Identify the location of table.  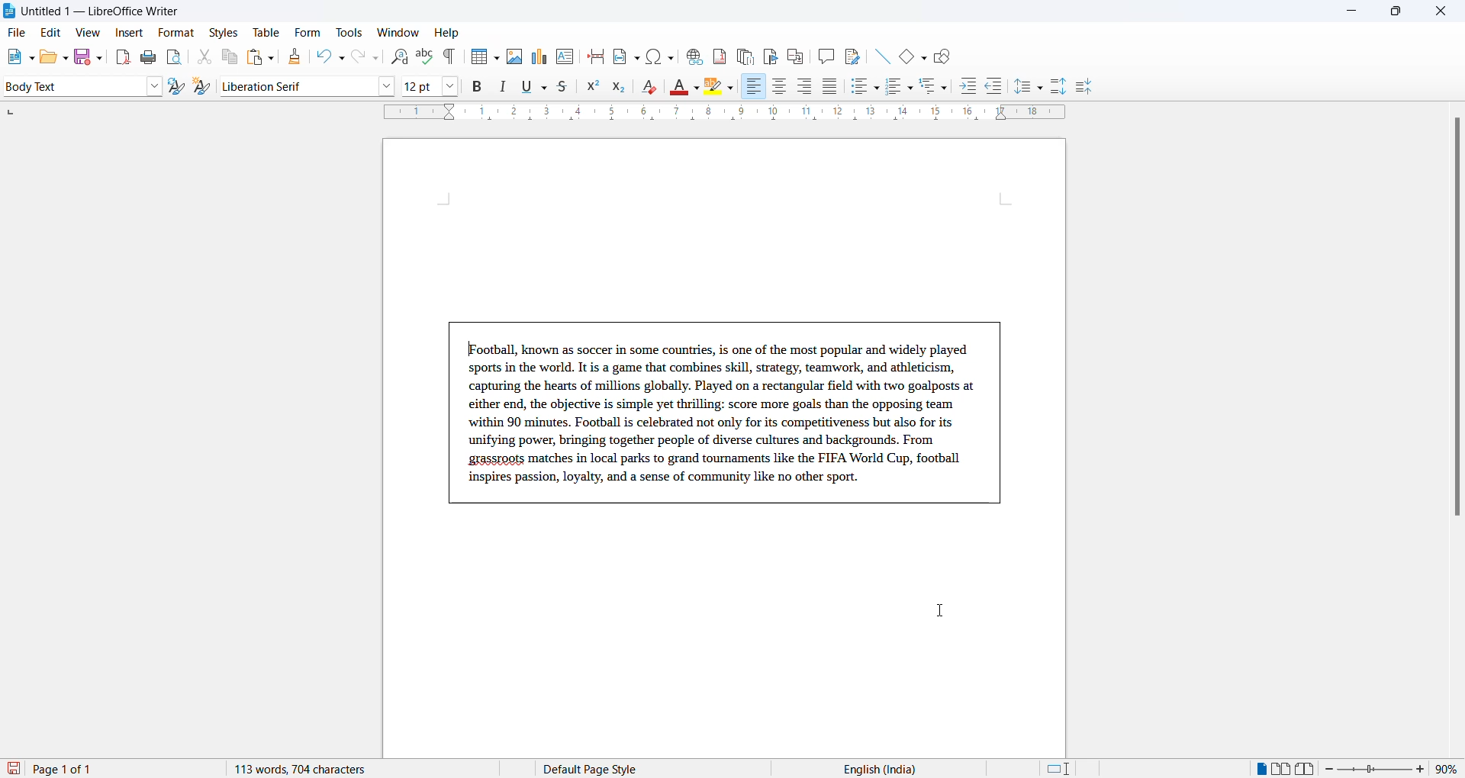
(266, 32).